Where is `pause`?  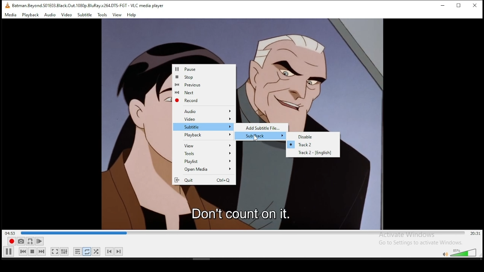
pause is located at coordinates (32, 252).